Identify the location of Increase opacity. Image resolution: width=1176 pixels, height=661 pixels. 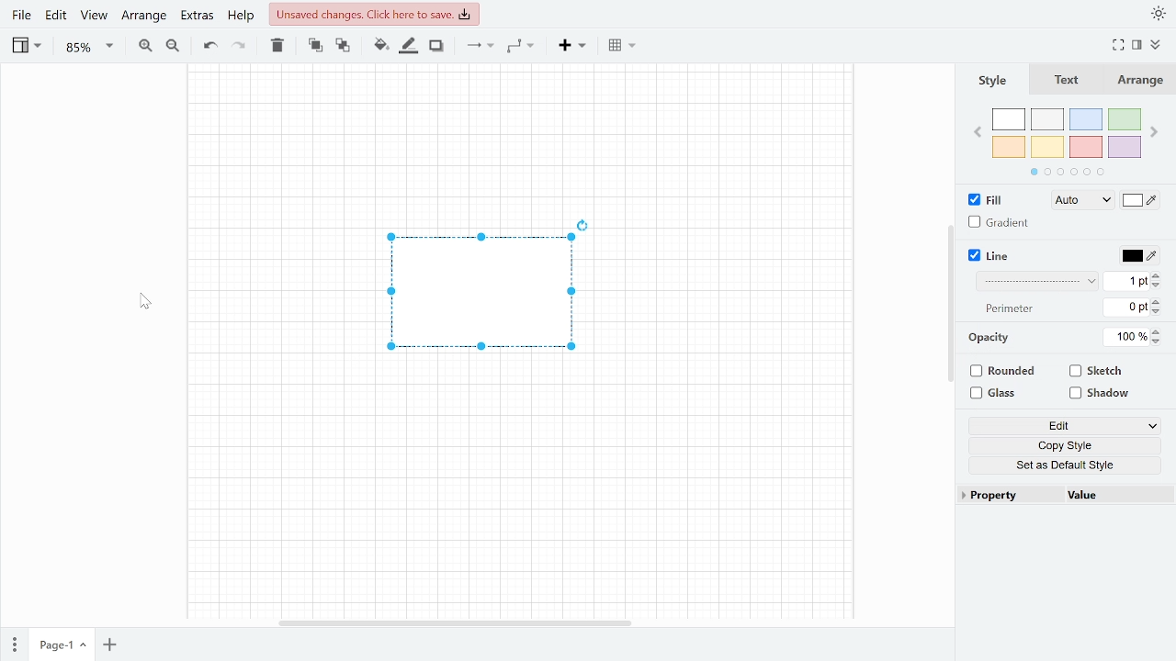
(1160, 330).